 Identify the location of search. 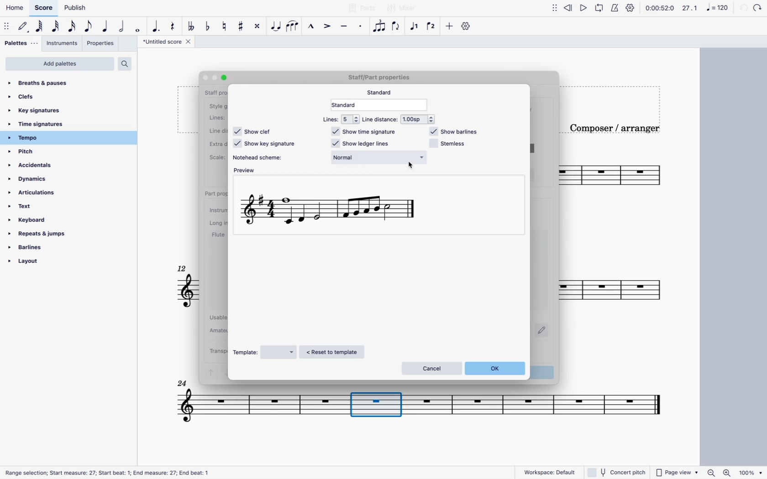
(129, 65).